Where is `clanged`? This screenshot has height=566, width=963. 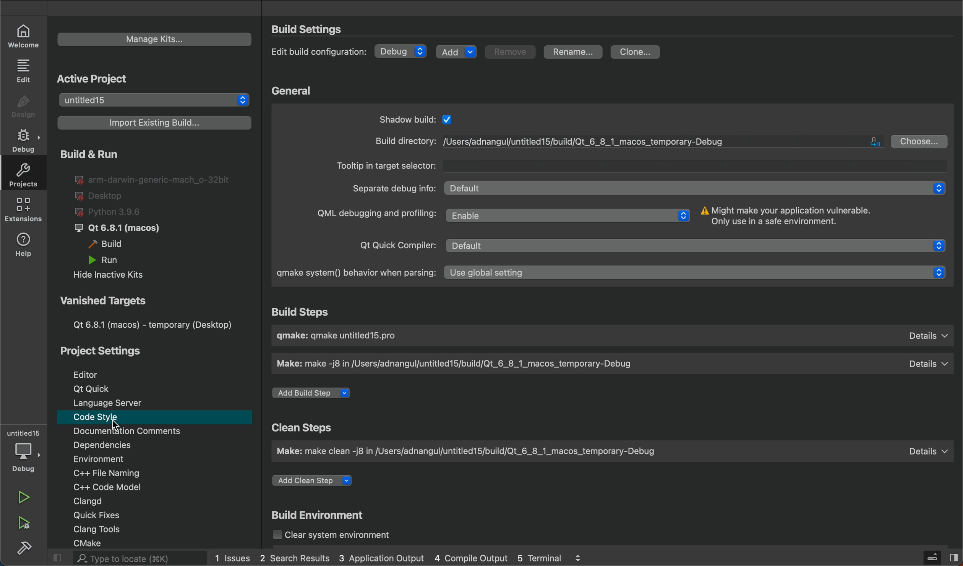
clanged is located at coordinates (118, 501).